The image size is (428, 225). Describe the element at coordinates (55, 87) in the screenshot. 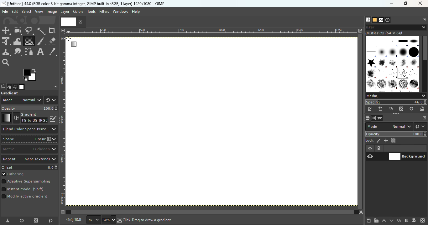

I see `Configure this tab` at that location.